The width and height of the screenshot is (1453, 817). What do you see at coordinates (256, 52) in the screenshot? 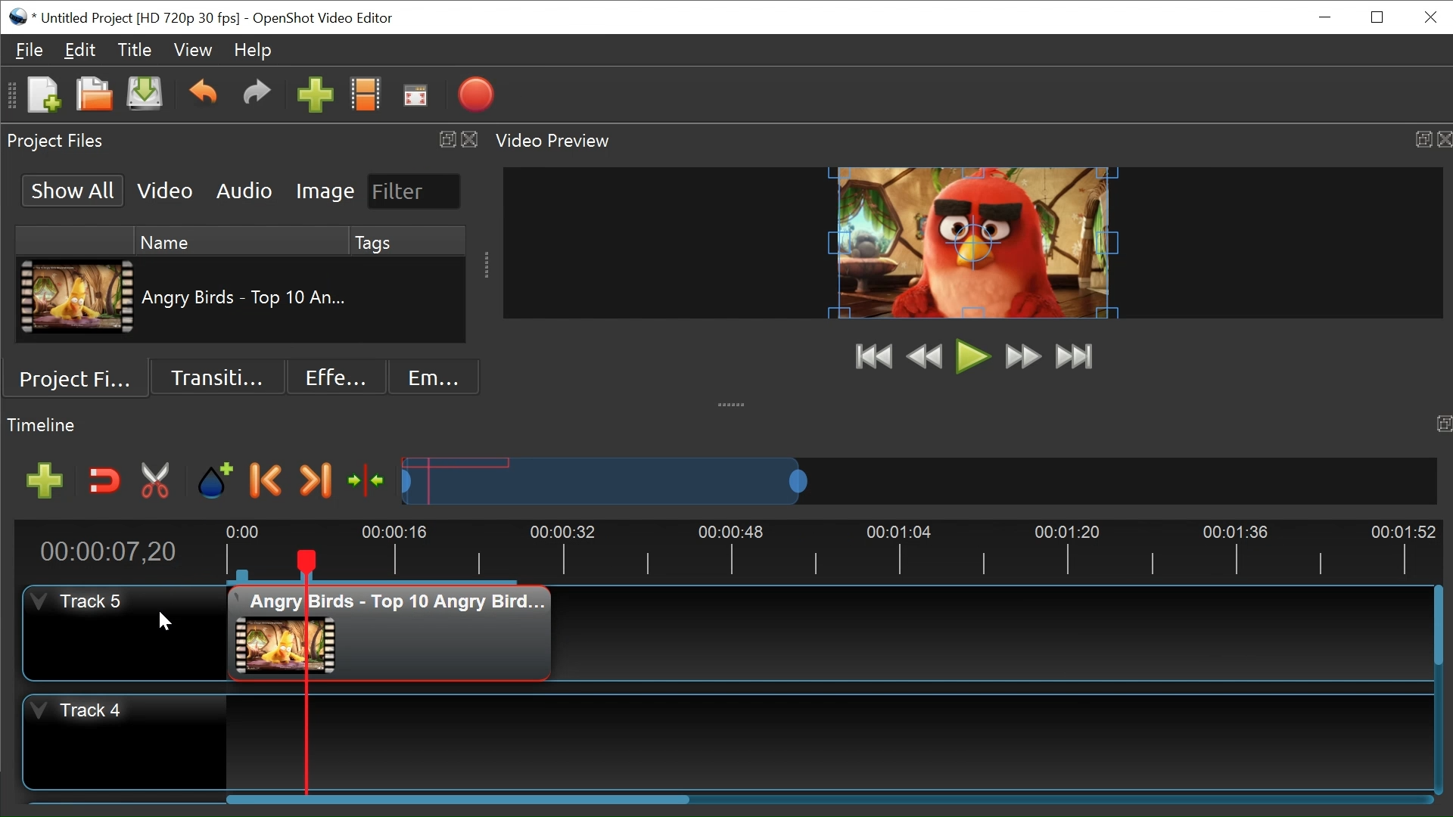
I see `Help` at bounding box center [256, 52].